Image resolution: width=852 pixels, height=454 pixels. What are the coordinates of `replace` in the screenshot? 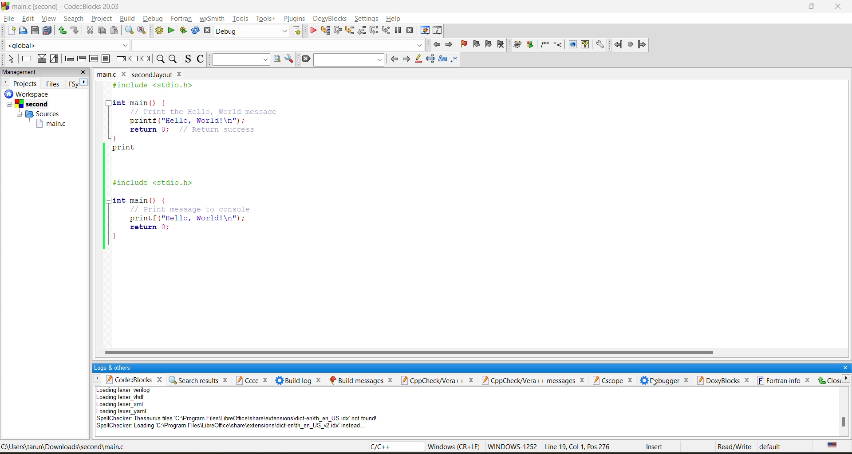 It's located at (141, 31).